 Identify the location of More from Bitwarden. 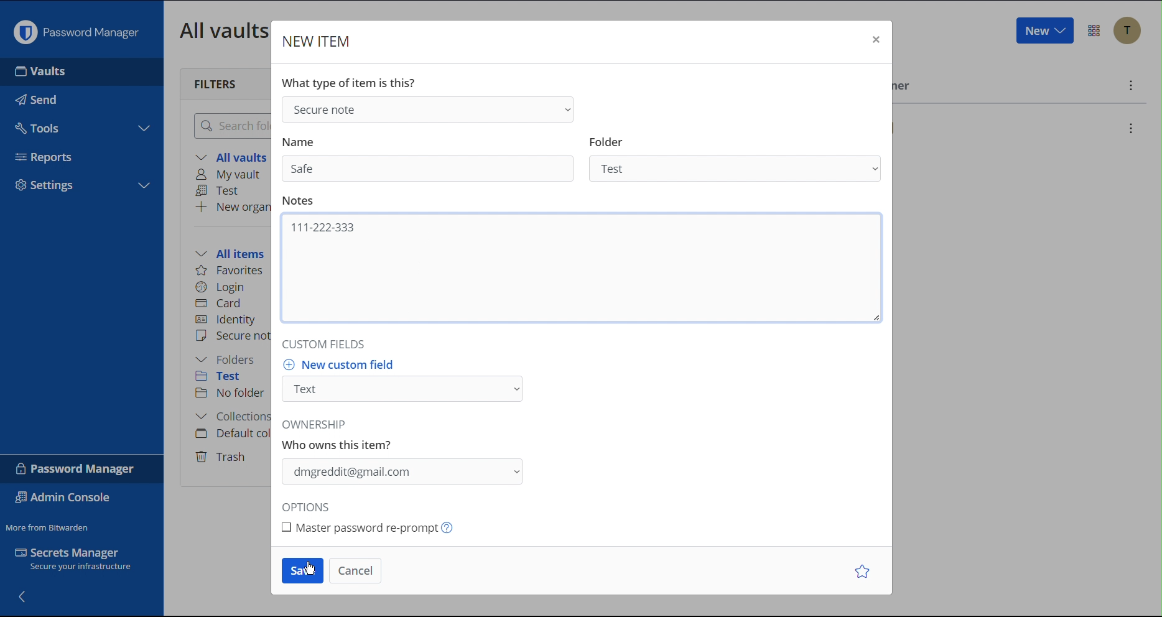
(49, 525).